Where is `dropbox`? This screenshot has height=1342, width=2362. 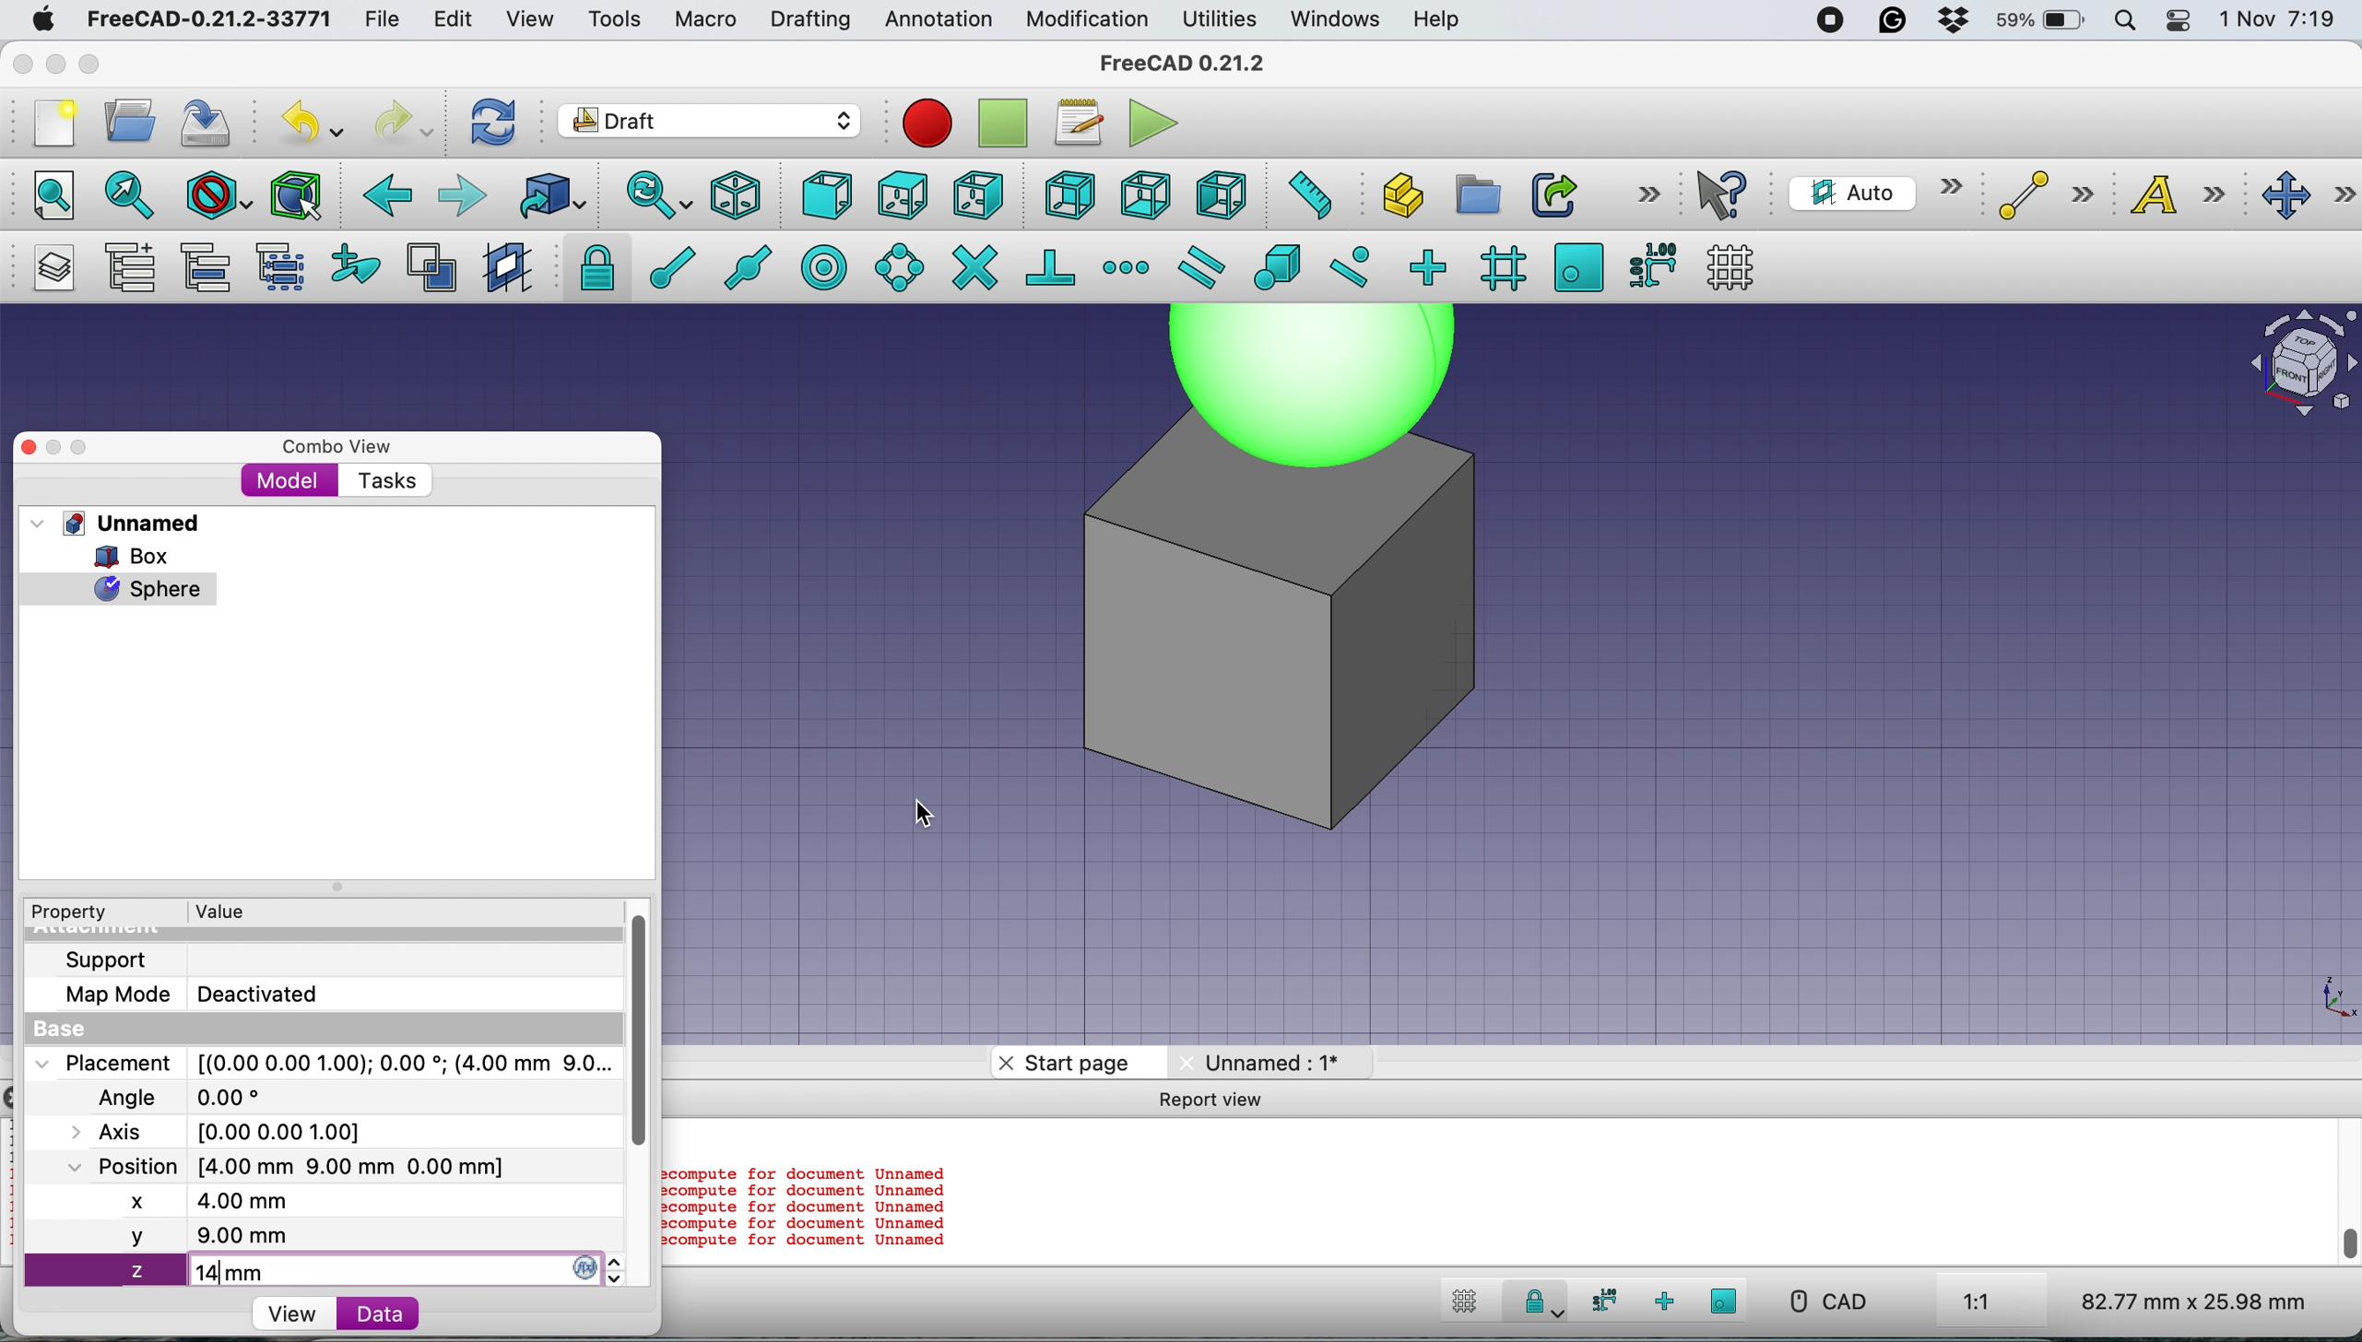 dropbox is located at coordinates (1944, 22).